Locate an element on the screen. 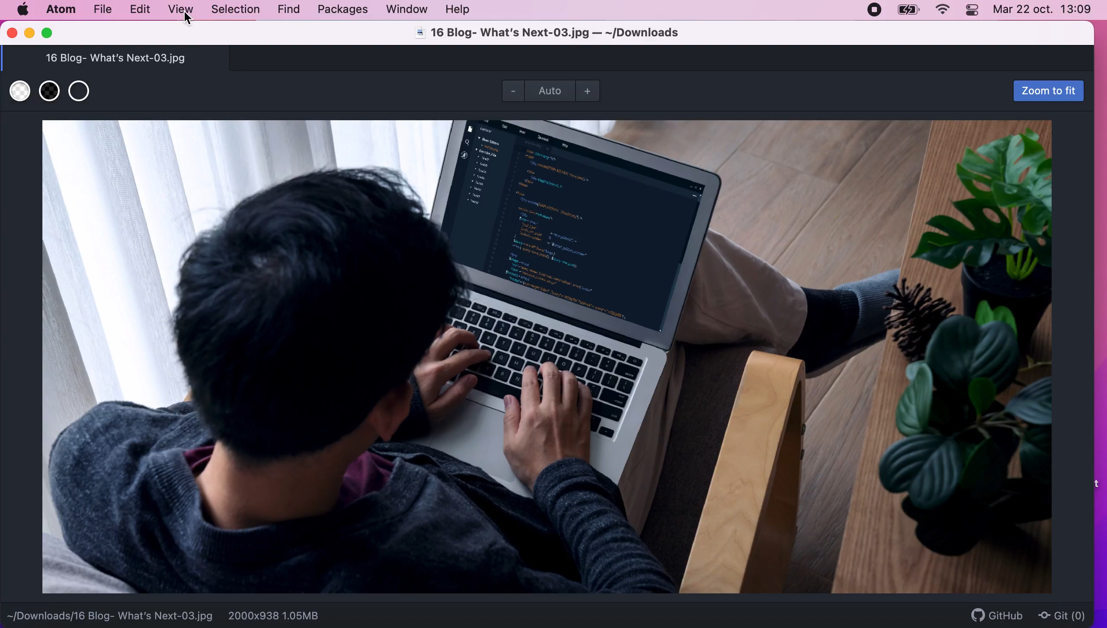  selection is located at coordinates (235, 10).